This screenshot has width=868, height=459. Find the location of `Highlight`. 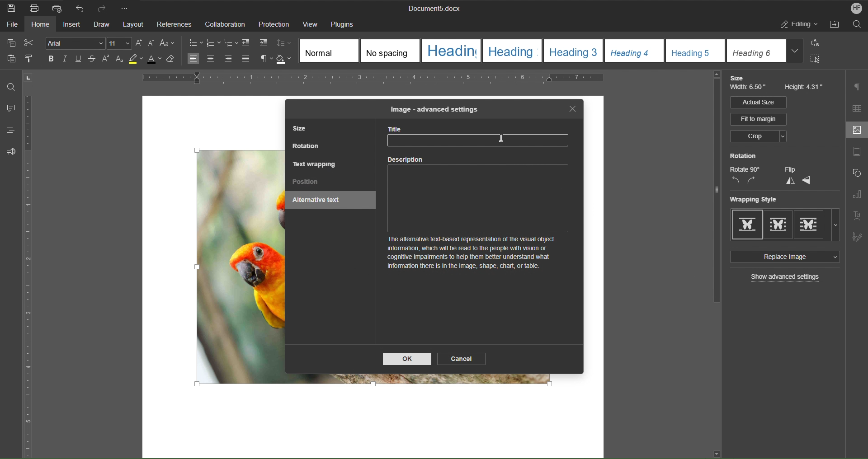

Highlight is located at coordinates (138, 61).